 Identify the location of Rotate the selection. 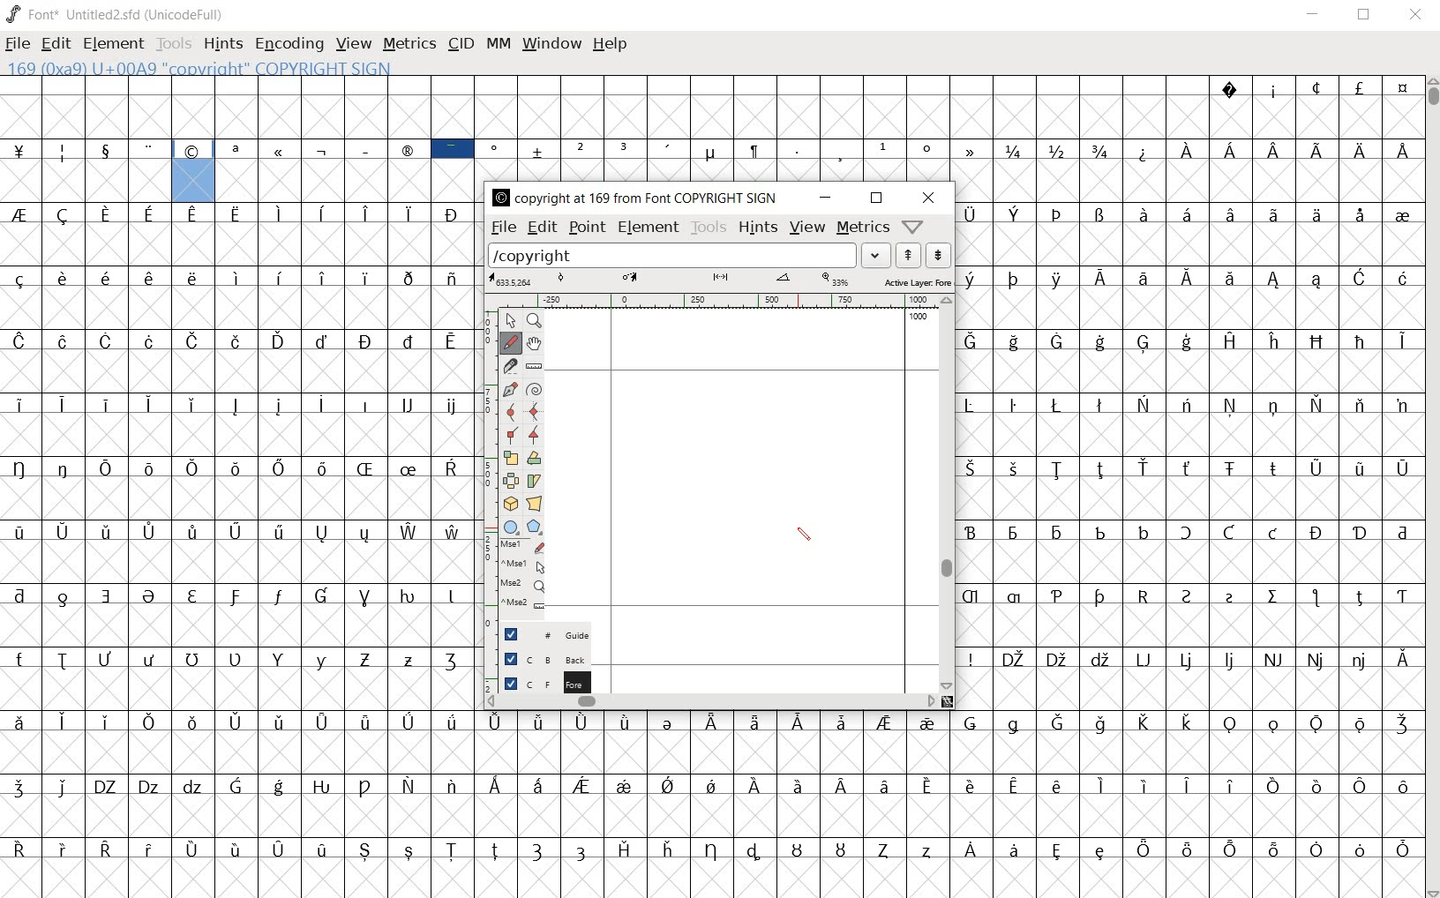
(536, 480).